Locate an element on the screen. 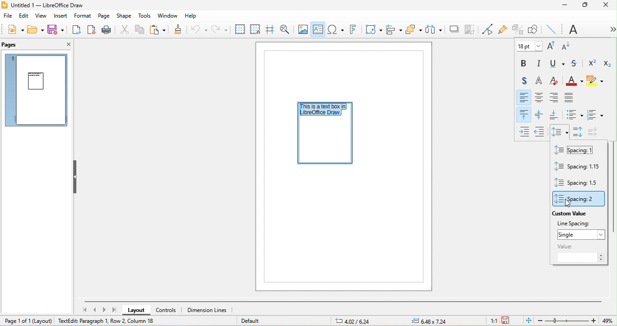 The height and width of the screenshot is (326, 617). line spacing is located at coordinates (579, 224).